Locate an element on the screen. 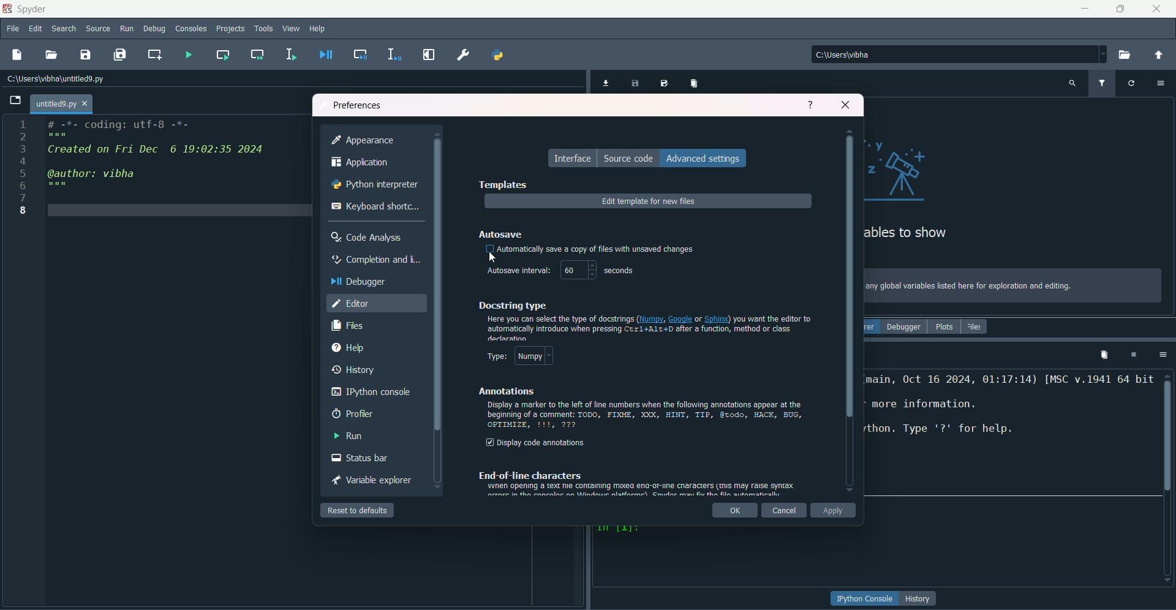  autosave is located at coordinates (503, 233).